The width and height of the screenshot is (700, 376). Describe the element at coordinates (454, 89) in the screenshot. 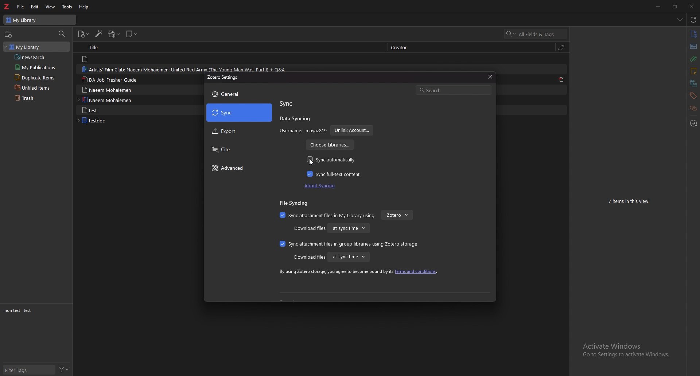

I see `search bar` at that location.